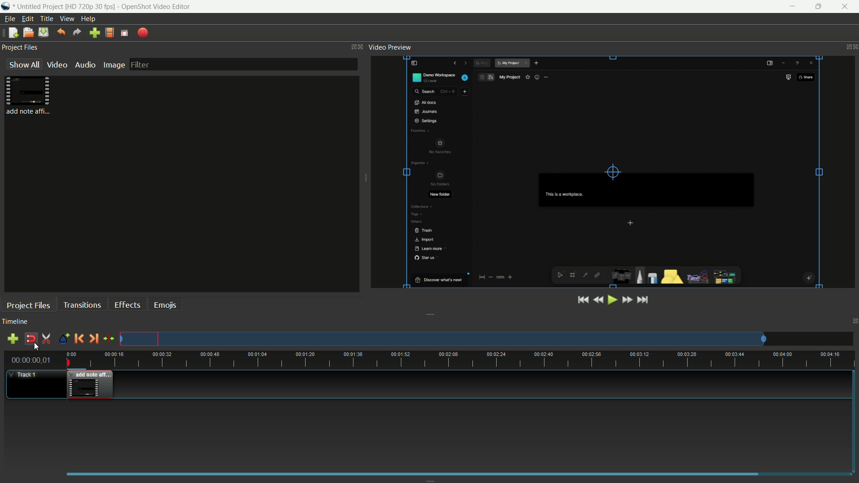 This screenshot has width=859, height=483. I want to click on title menu, so click(44, 18).